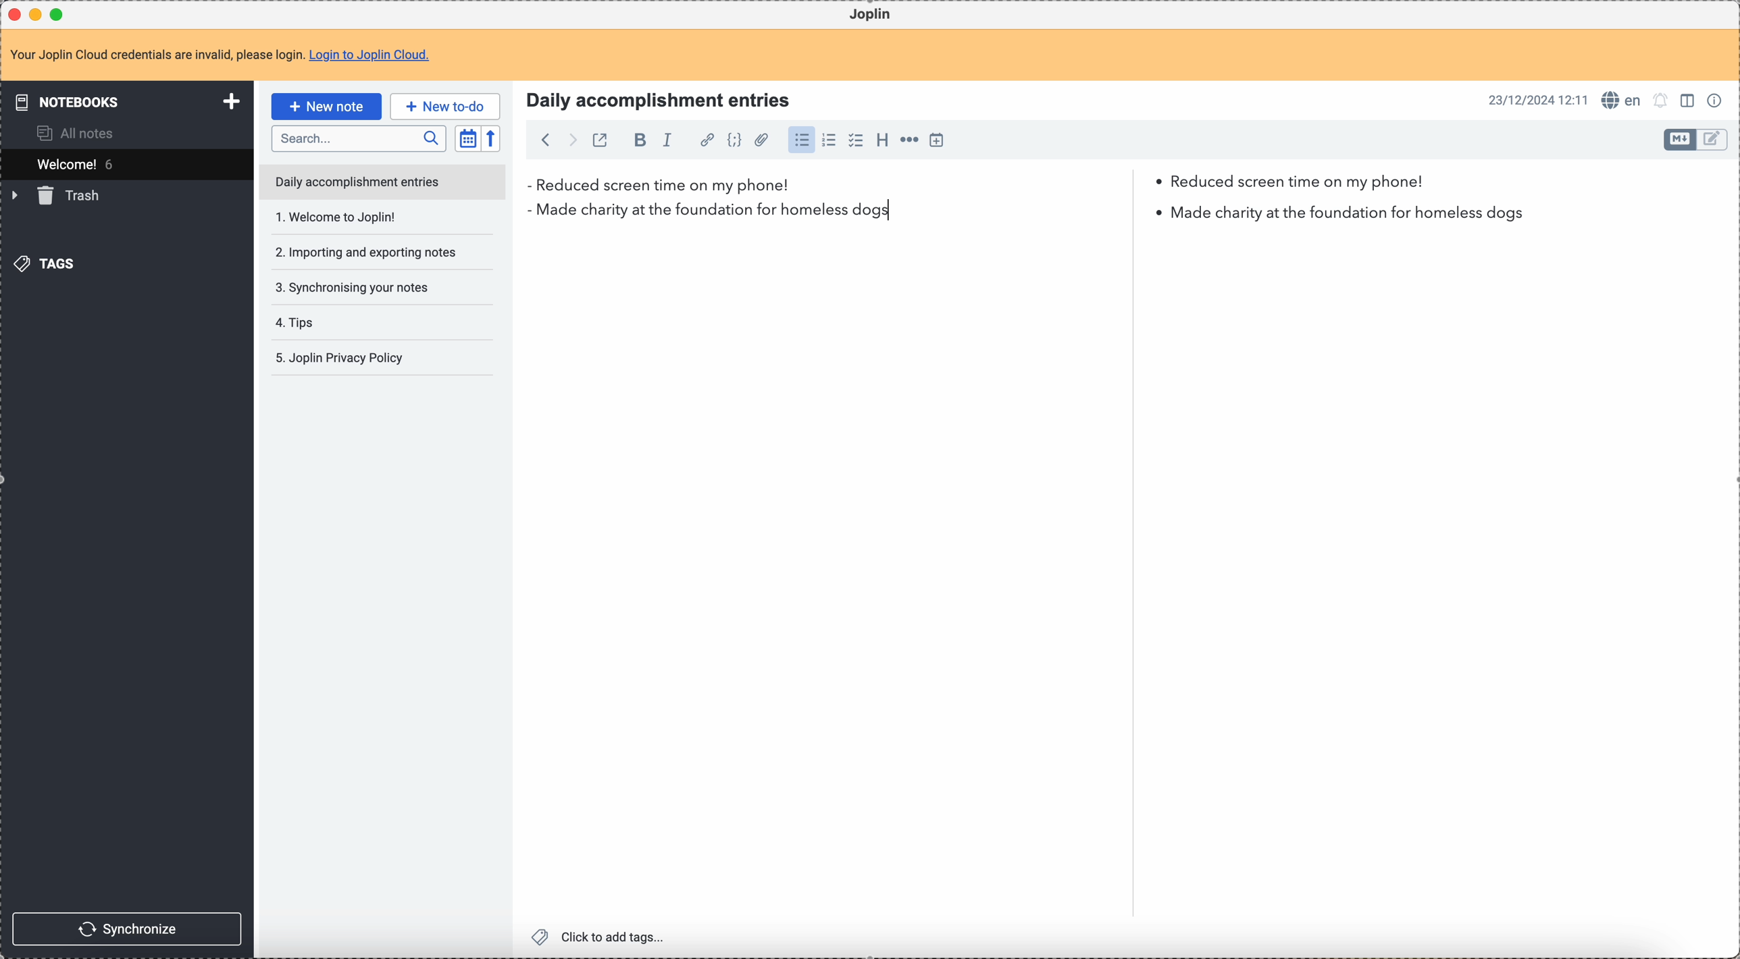  I want to click on note properties, so click(1715, 101).